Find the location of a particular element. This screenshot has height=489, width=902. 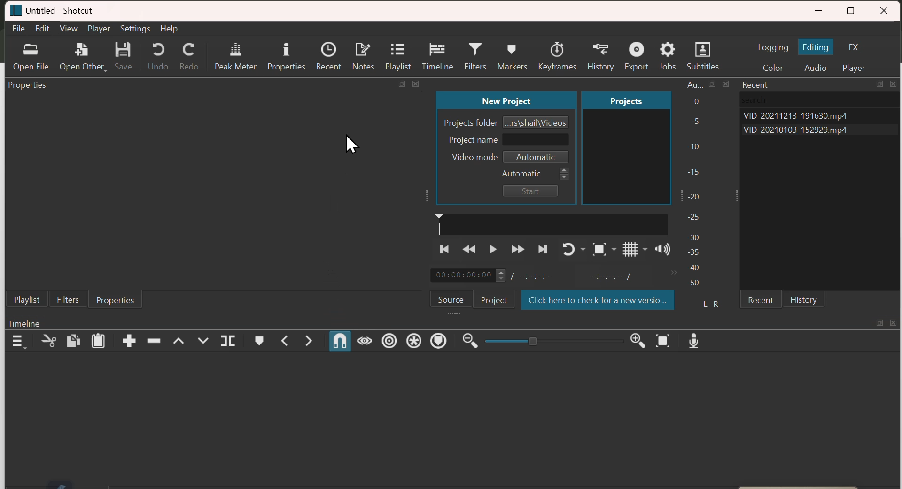

Backward is located at coordinates (468, 249).